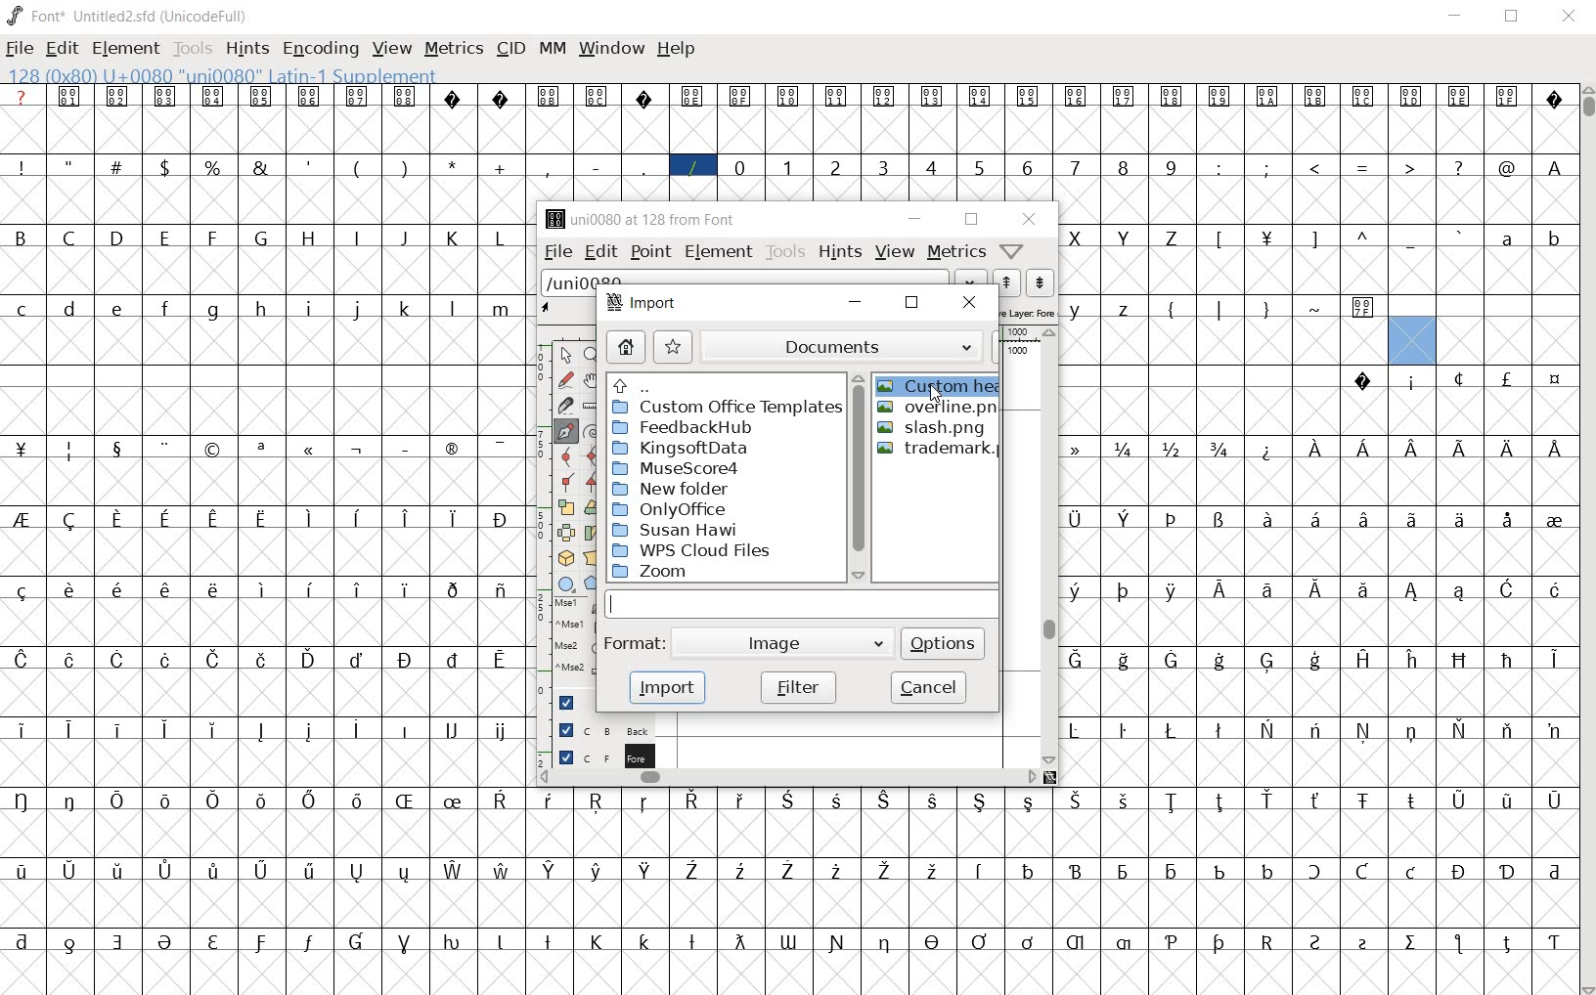  What do you see at coordinates (1125, 238) in the screenshot?
I see `glyph` at bounding box center [1125, 238].